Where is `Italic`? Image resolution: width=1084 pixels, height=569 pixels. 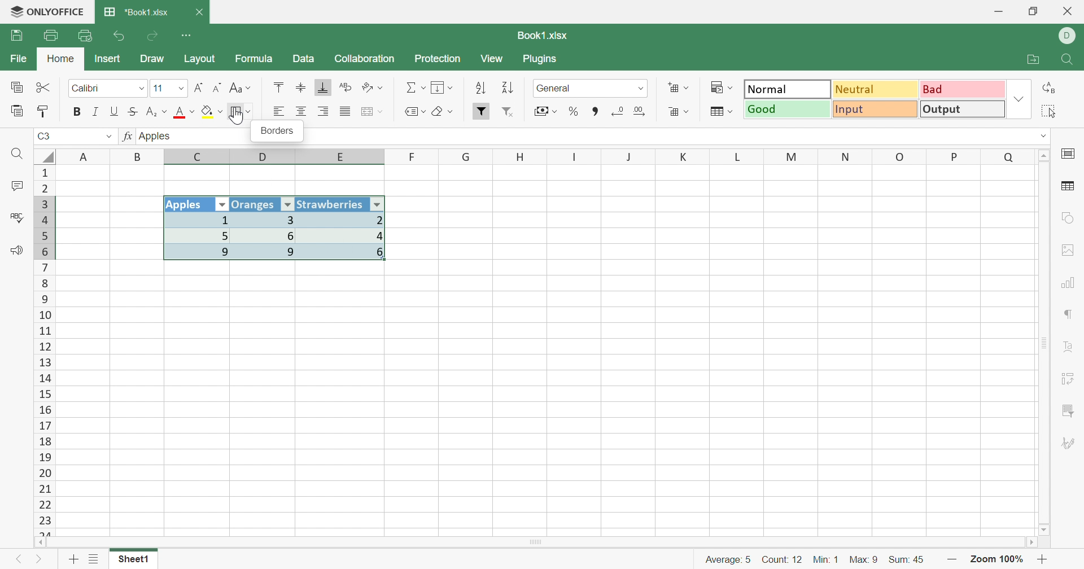
Italic is located at coordinates (94, 112).